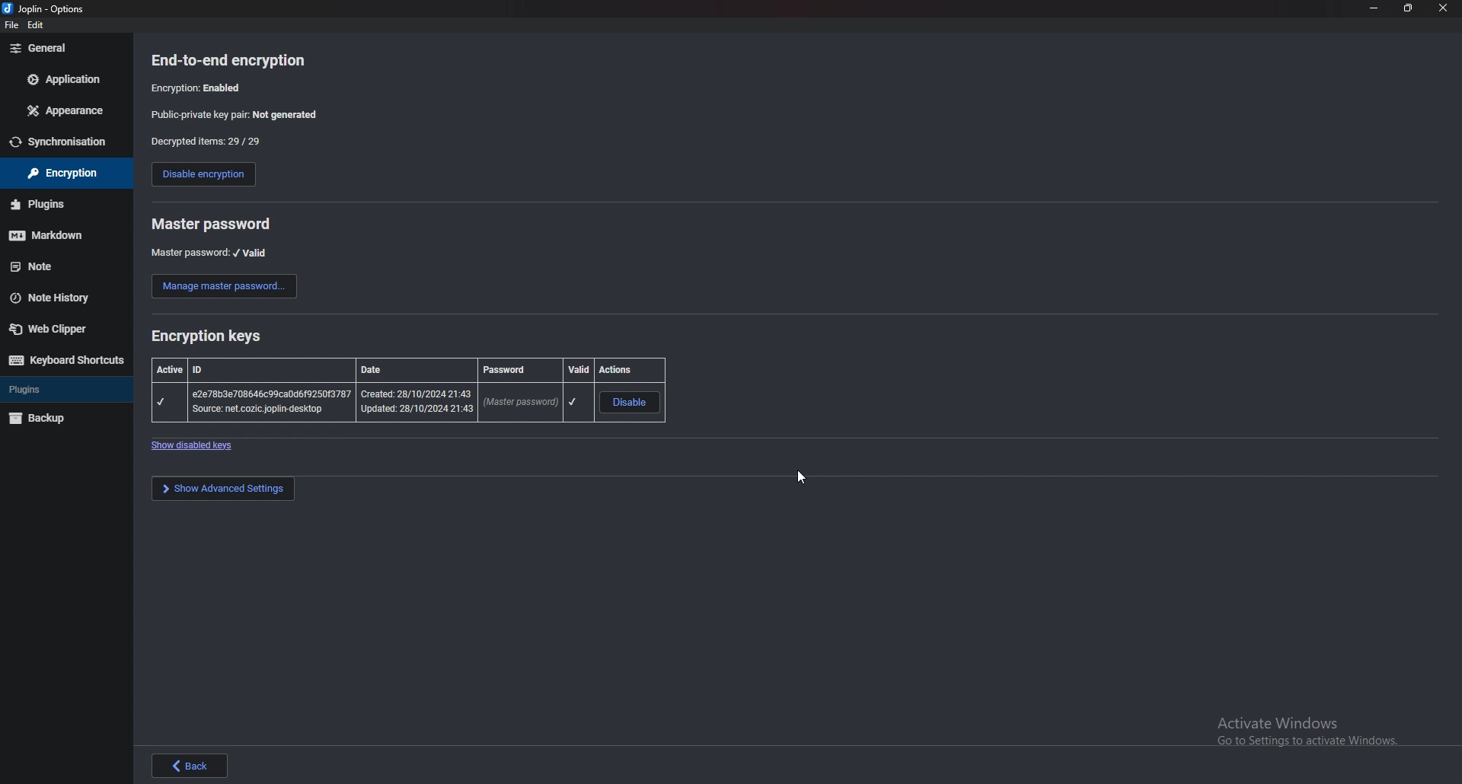 The image size is (1462, 784). Describe the element at coordinates (49, 8) in the screenshot. I see `` at that location.